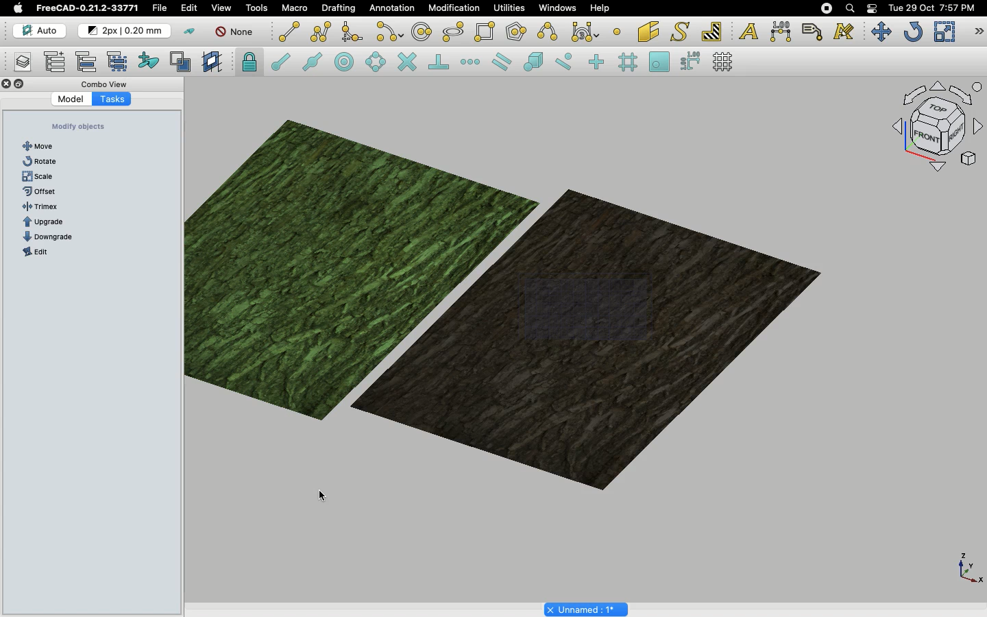  I want to click on Polygon, so click(517, 34).